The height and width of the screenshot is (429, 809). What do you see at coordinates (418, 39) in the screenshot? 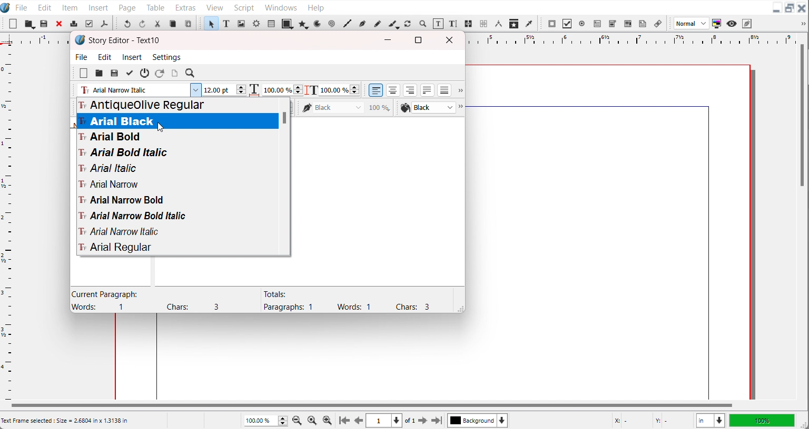
I see `Maximize` at bounding box center [418, 39].